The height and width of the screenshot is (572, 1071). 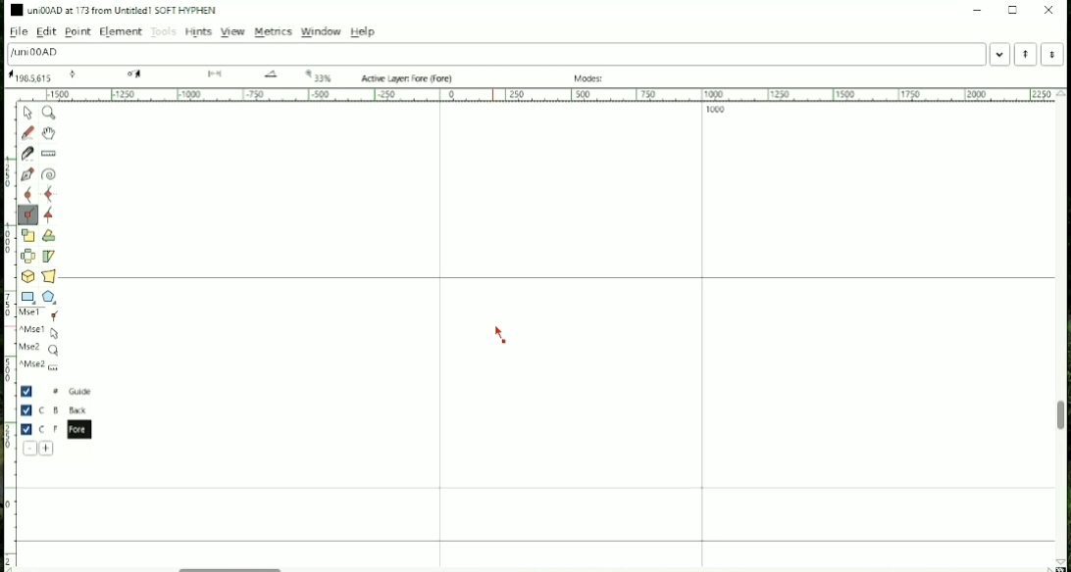 What do you see at coordinates (409, 78) in the screenshot?
I see `Active Layer` at bounding box center [409, 78].